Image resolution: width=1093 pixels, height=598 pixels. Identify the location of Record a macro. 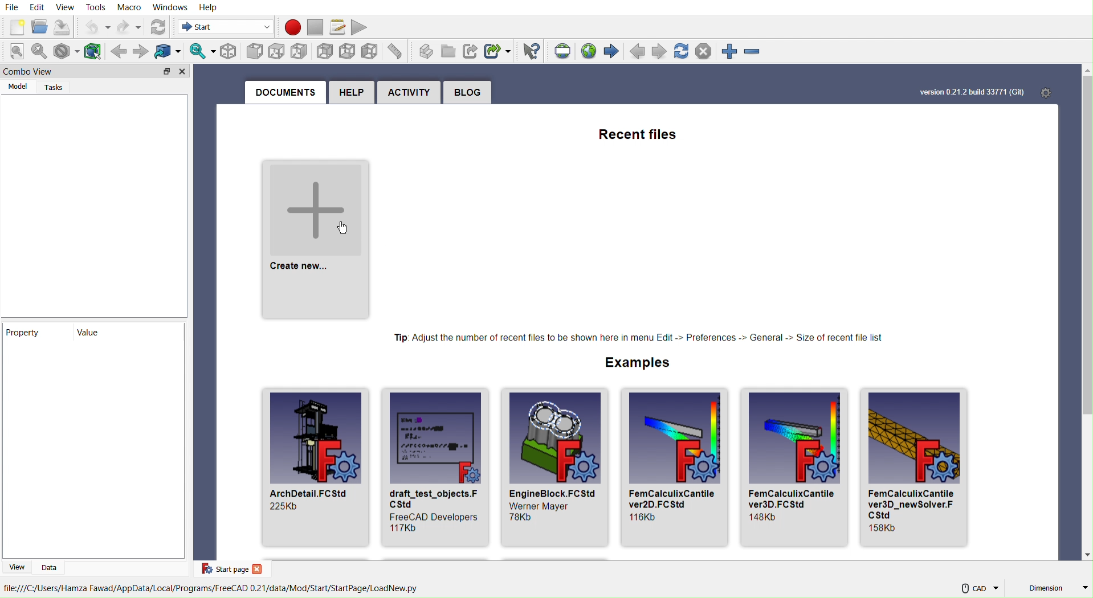
(291, 26).